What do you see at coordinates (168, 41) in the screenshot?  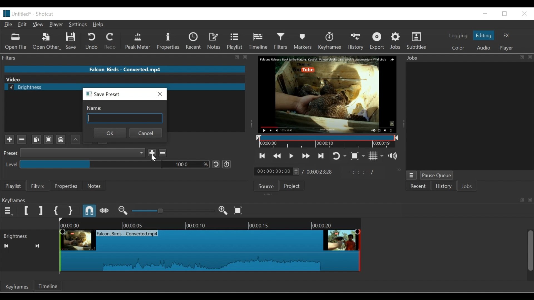 I see `Properties` at bounding box center [168, 41].